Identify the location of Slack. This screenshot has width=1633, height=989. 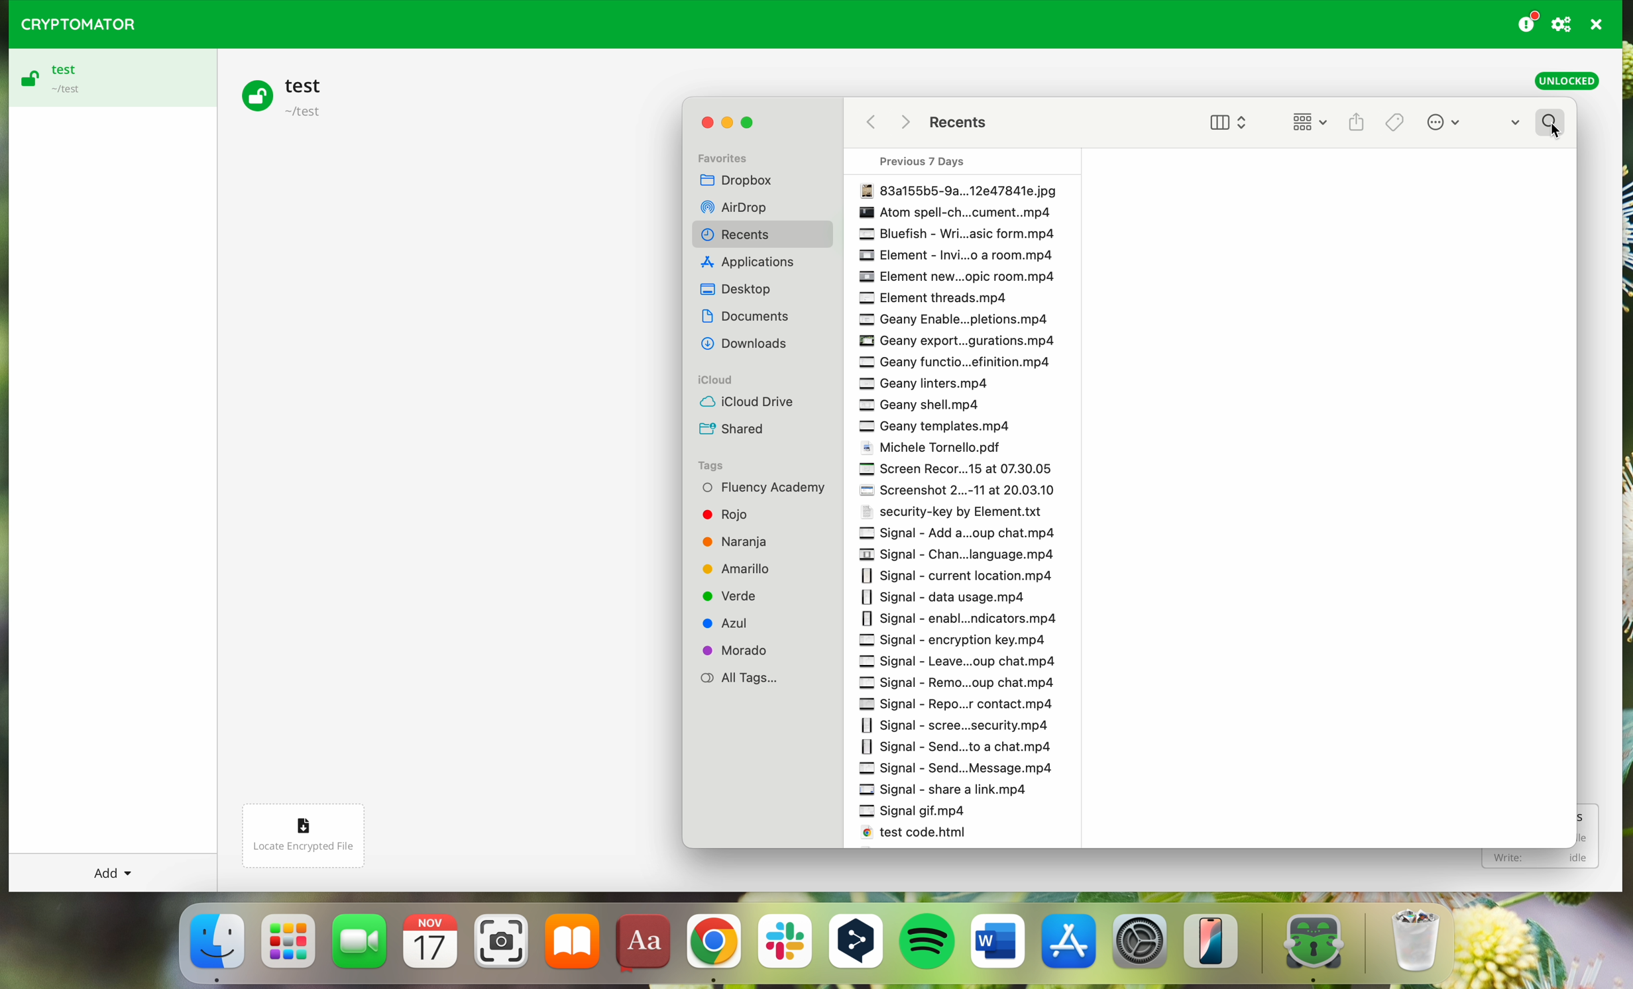
(784, 947).